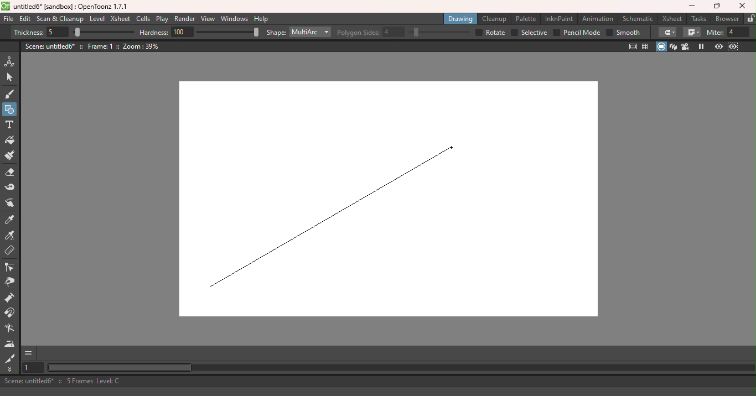 The image size is (756, 396). Describe the element at coordinates (530, 32) in the screenshot. I see `Selective` at that location.